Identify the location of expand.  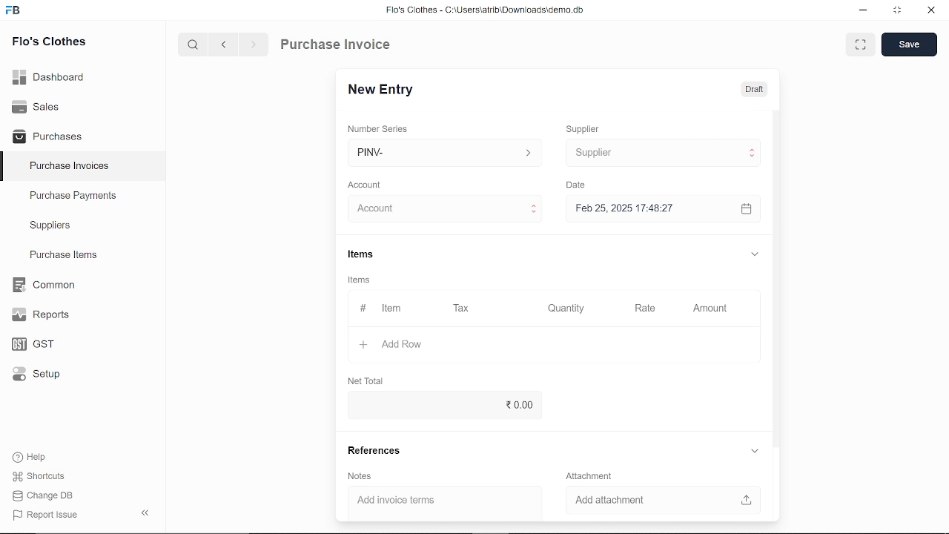
(754, 450).